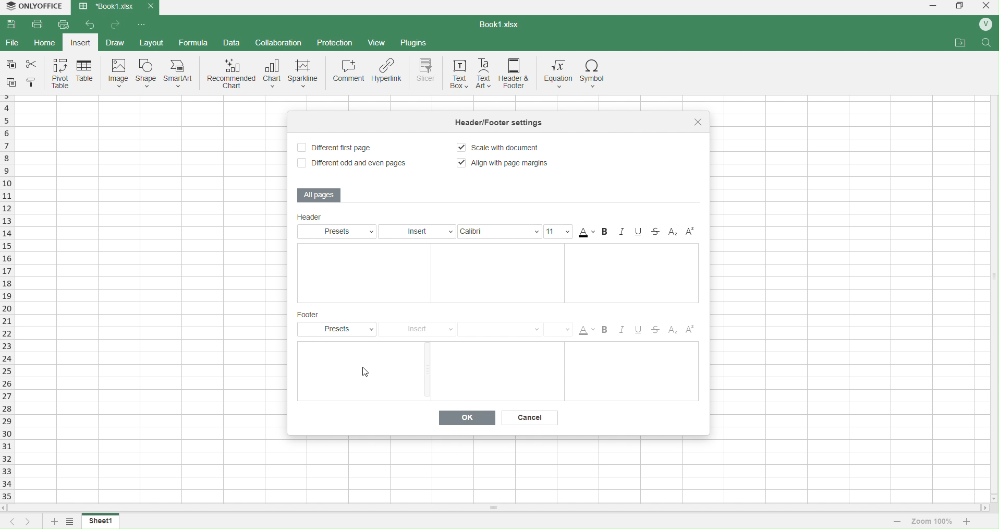  What do you see at coordinates (8, 522) in the screenshot?
I see `previous sheet` at bounding box center [8, 522].